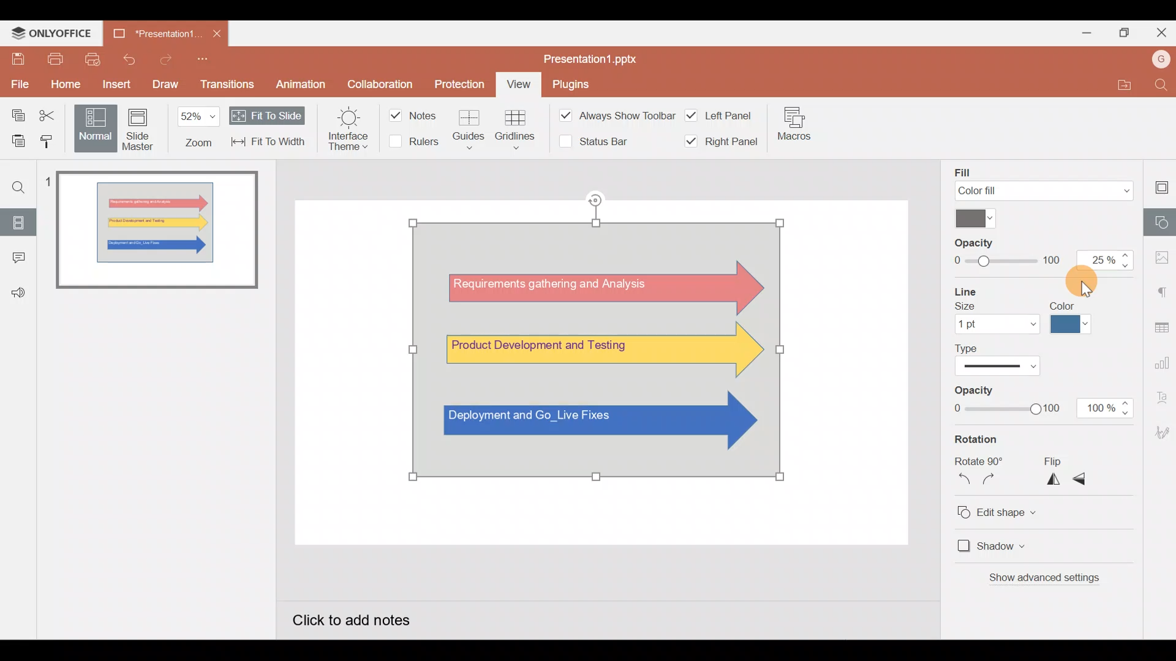 This screenshot has height=661, width=1176. I want to click on Slide pane, so click(170, 458).